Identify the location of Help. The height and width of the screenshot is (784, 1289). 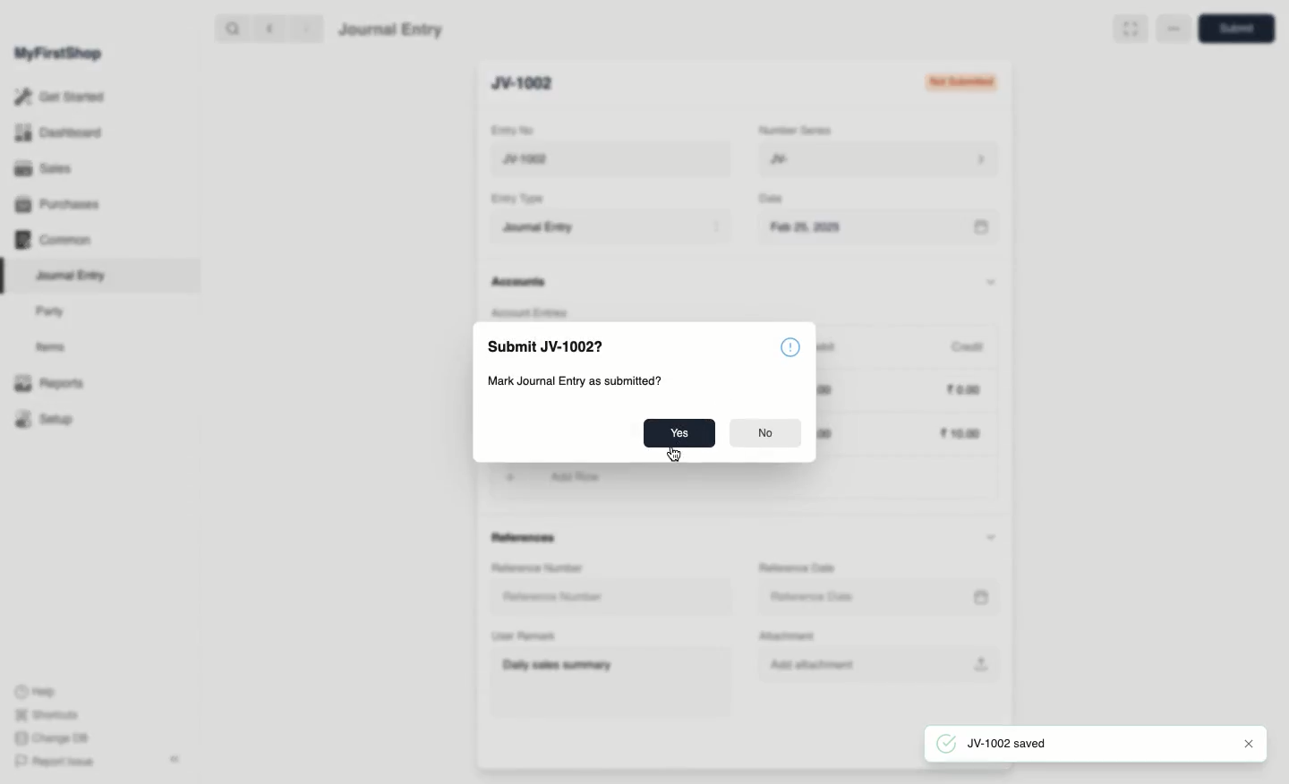
(33, 690).